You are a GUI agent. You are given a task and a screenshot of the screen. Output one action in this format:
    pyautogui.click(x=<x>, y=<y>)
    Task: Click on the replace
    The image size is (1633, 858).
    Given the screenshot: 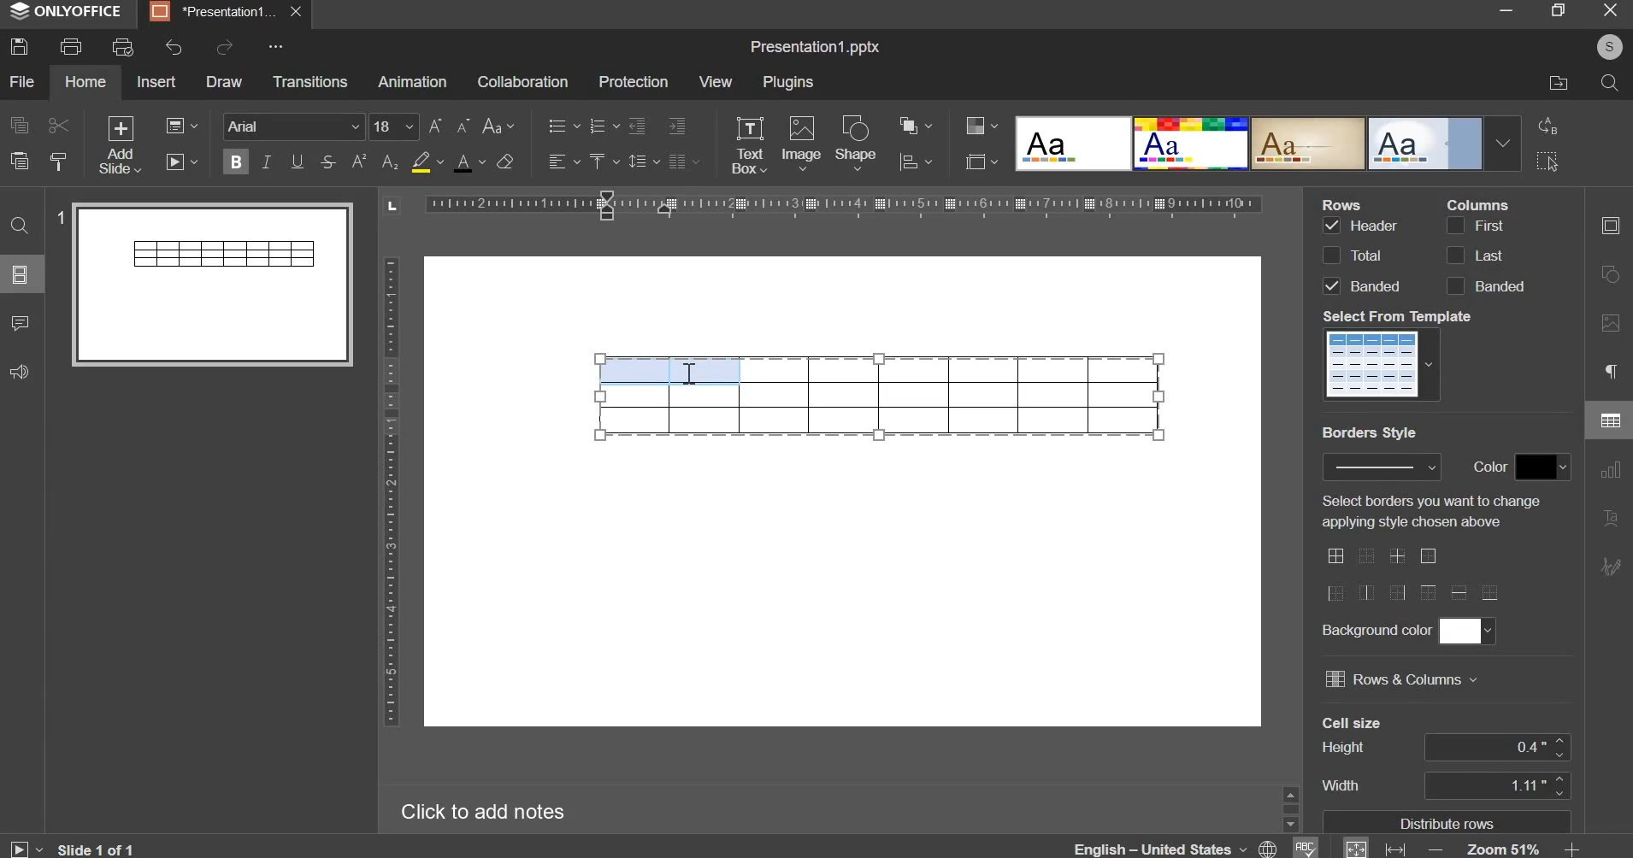 What is the action you would take?
    pyautogui.click(x=1545, y=125)
    